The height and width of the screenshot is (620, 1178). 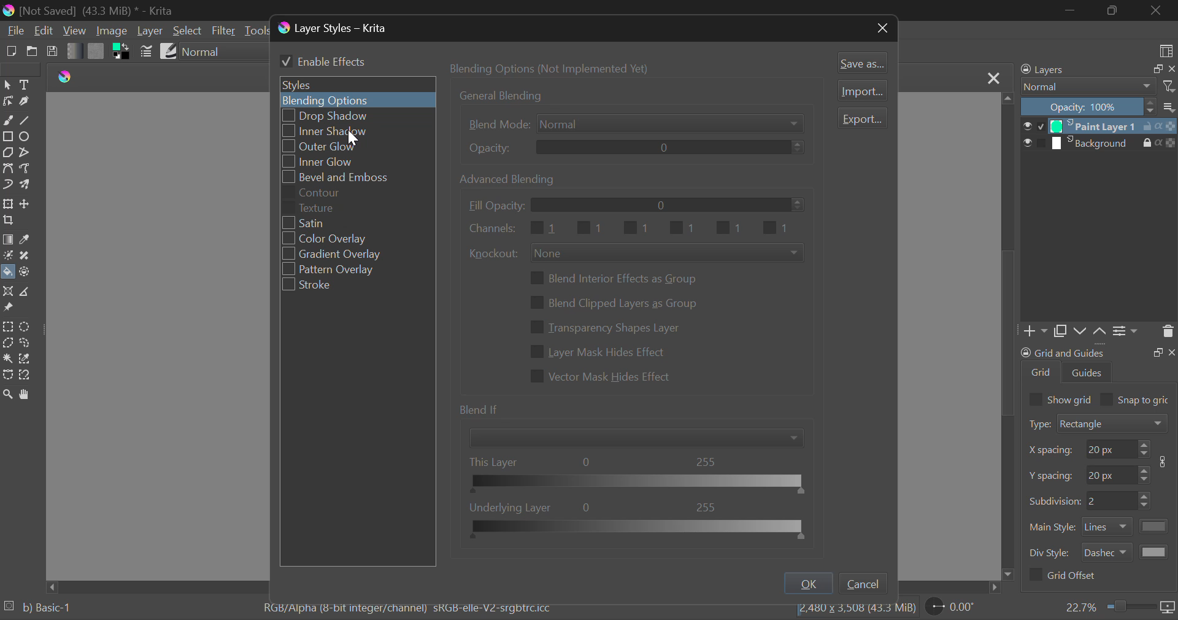 I want to click on Select, so click(x=188, y=31).